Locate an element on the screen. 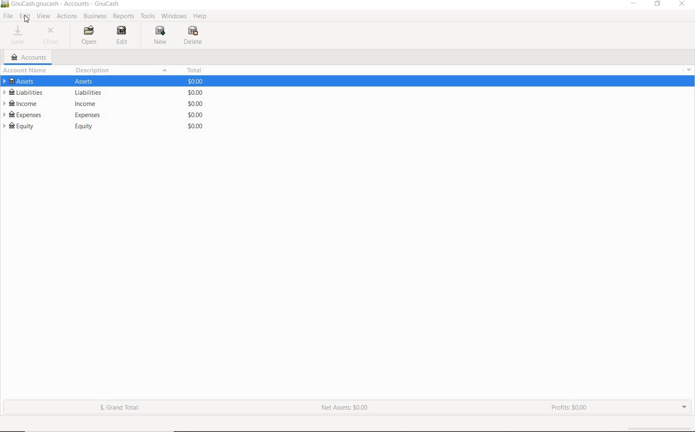 The width and height of the screenshot is (695, 432). EXPENSES is located at coordinates (103, 115).